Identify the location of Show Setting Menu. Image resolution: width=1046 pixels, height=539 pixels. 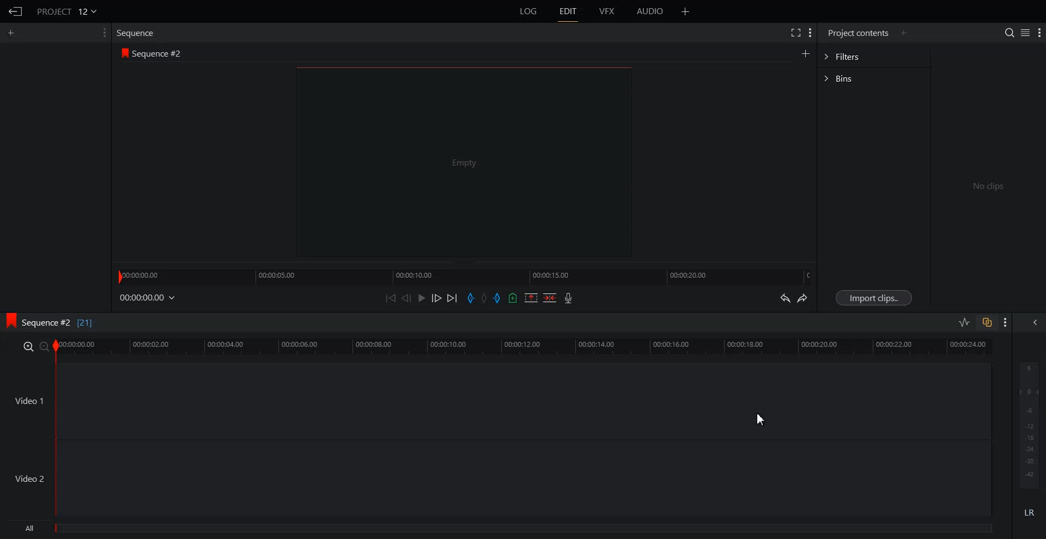
(101, 33).